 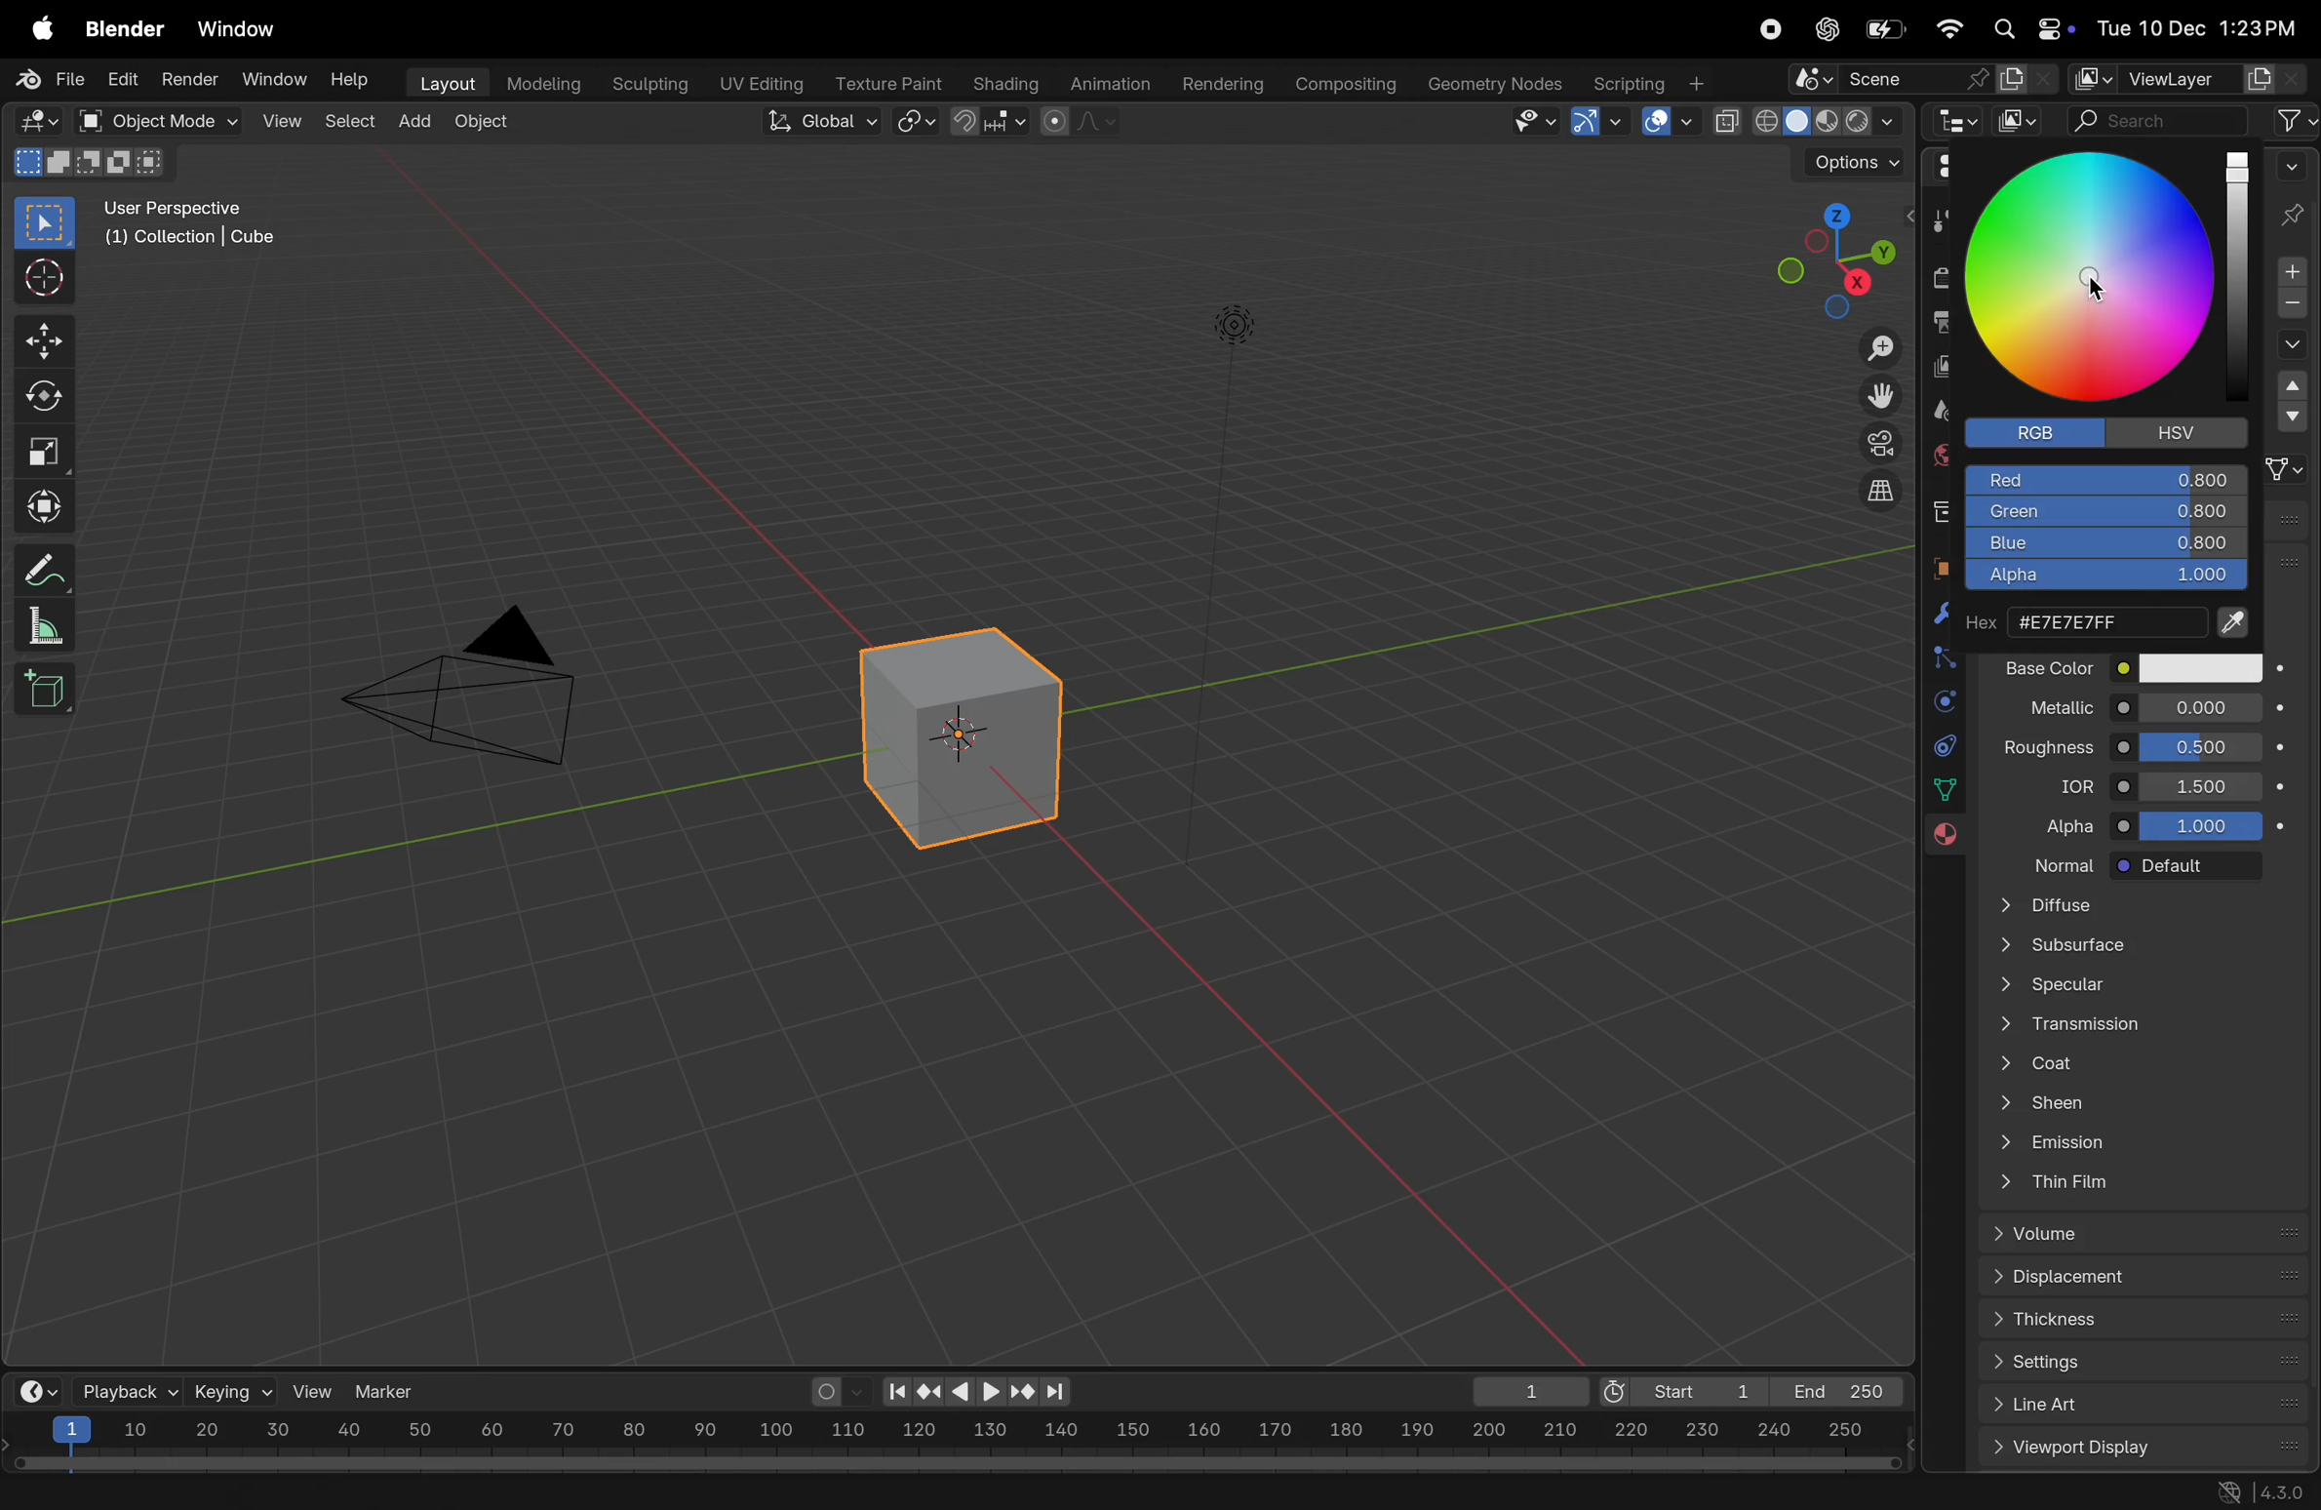 I want to click on viewport shading, so click(x=1806, y=116).